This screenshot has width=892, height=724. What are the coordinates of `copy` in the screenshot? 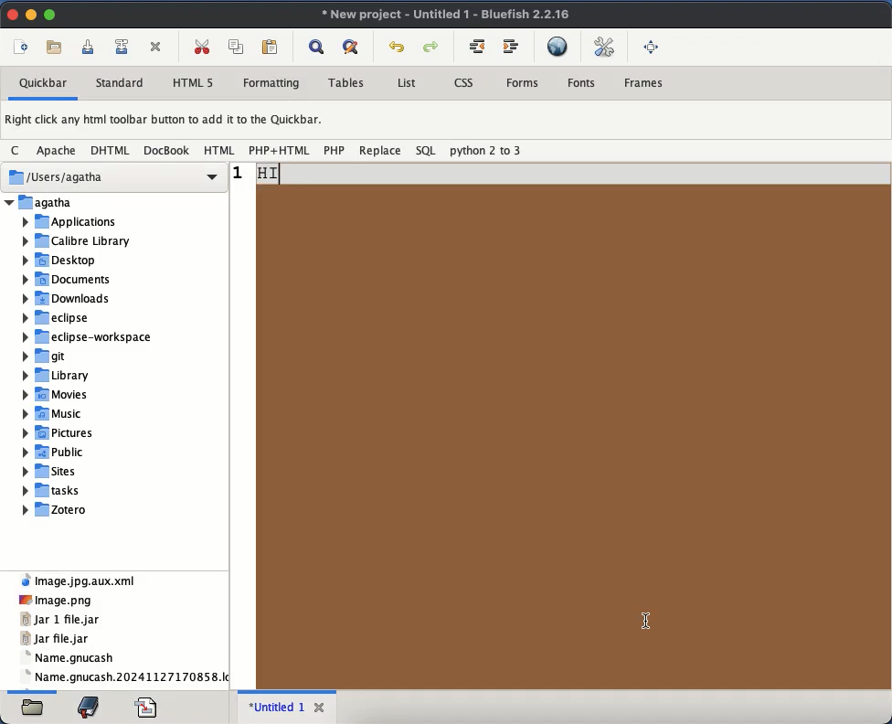 It's located at (239, 45).